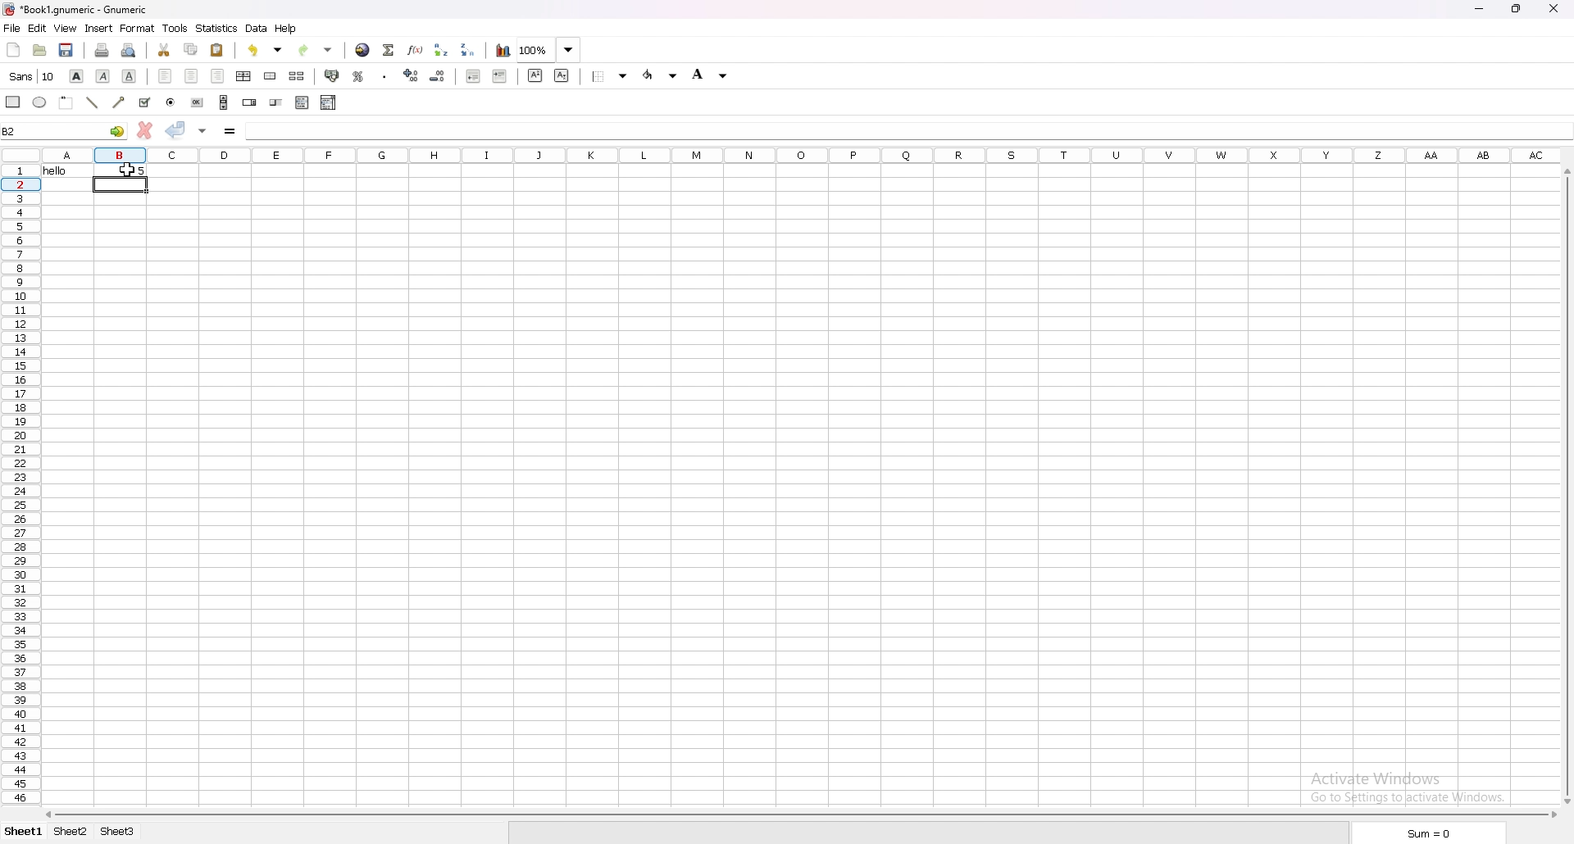  Describe the element at coordinates (75, 75) in the screenshot. I see `bold` at that location.